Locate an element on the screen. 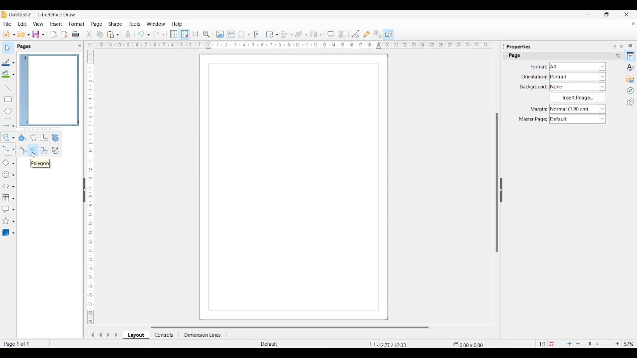 The width and height of the screenshot is (637, 358). Current settings title - Page is located at coordinates (518, 56).